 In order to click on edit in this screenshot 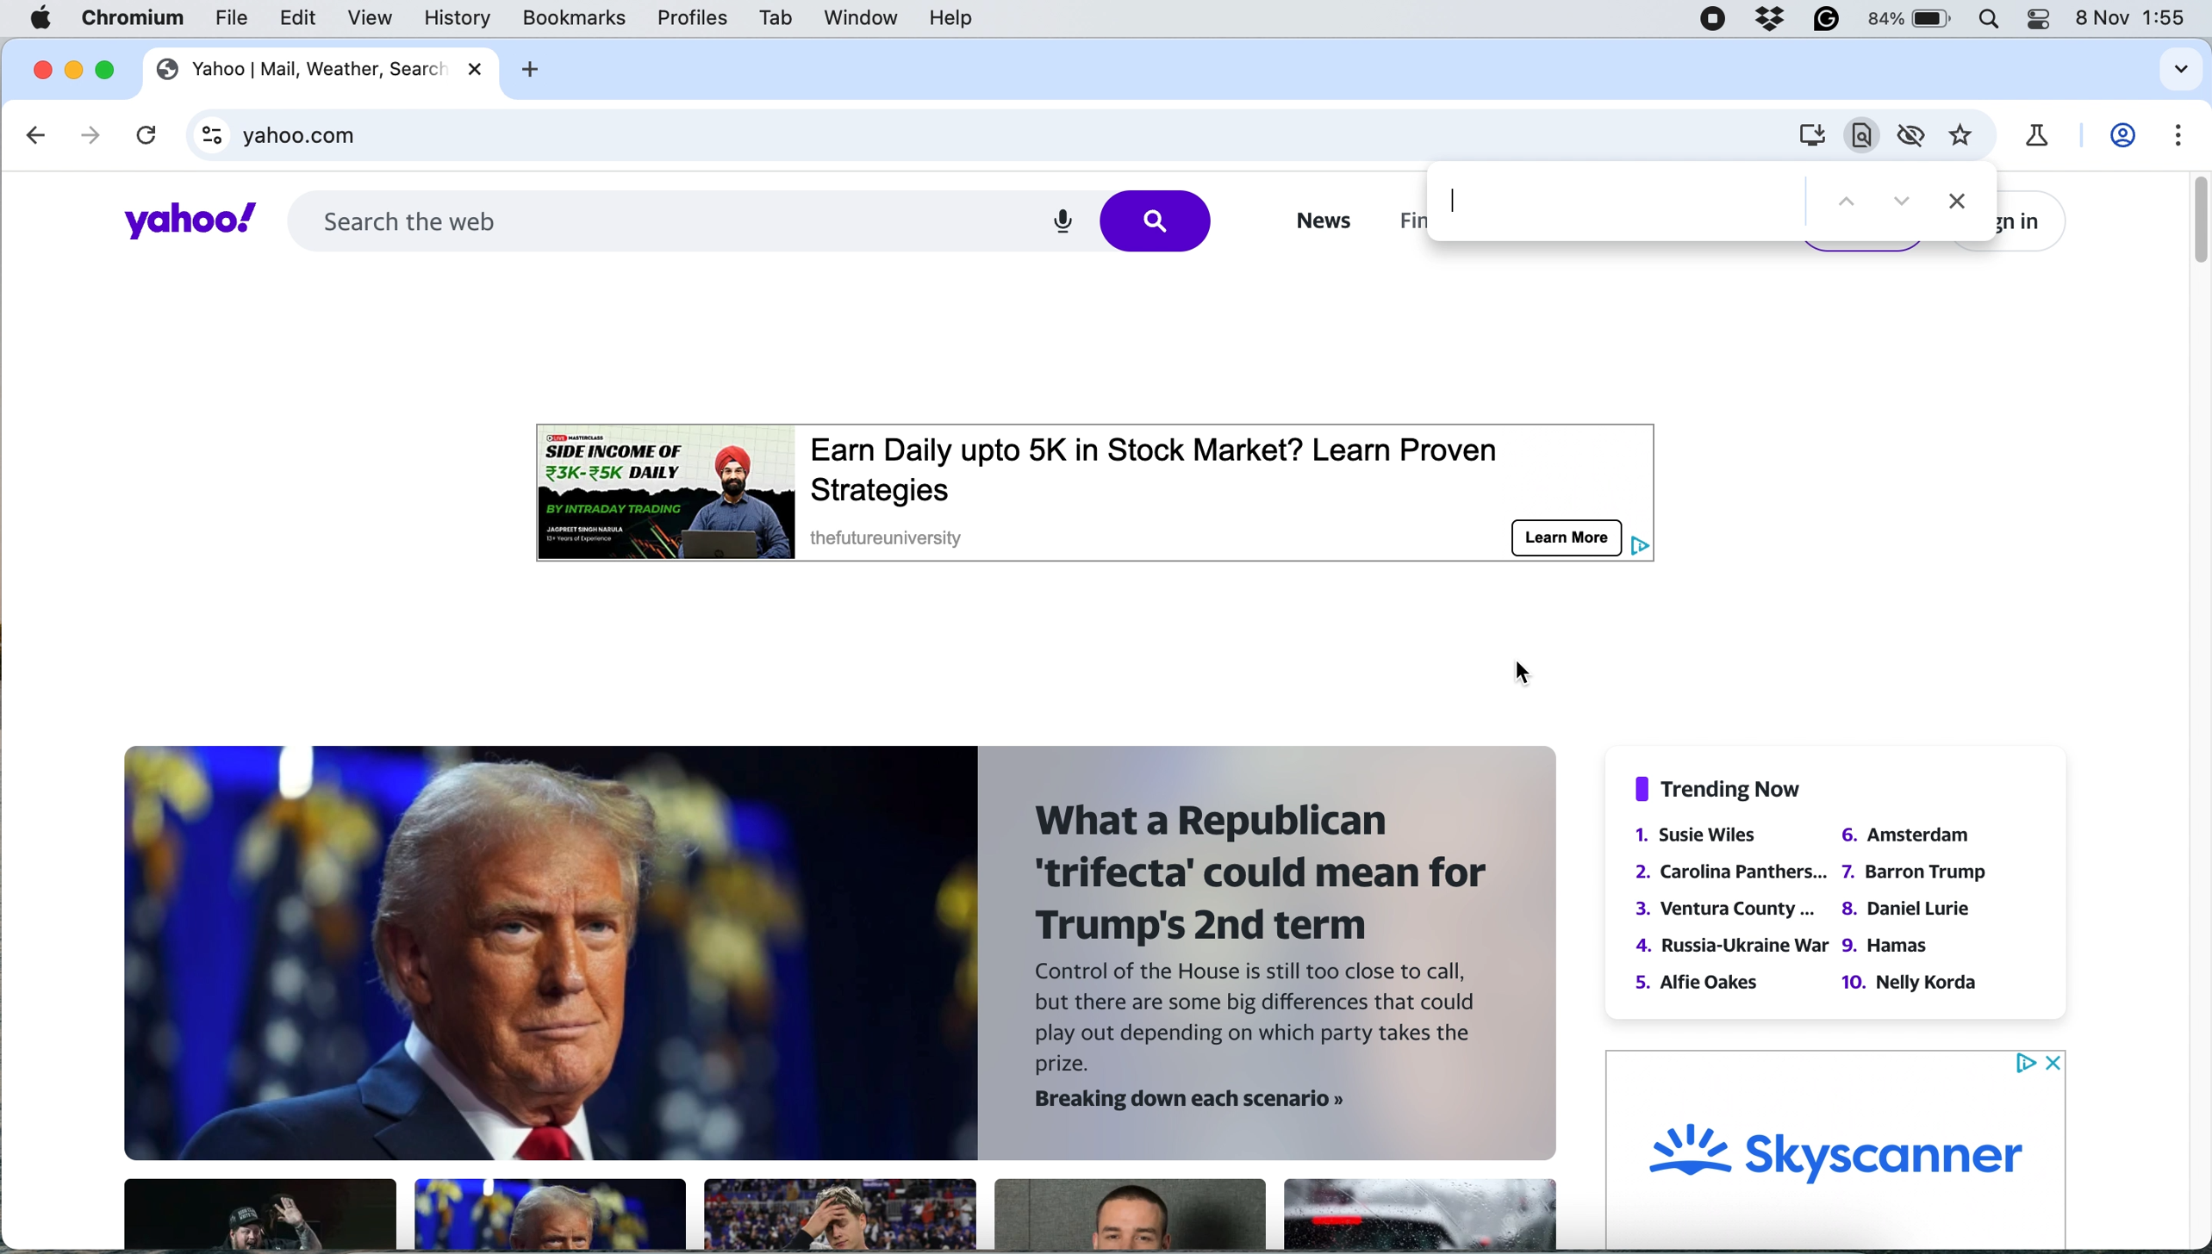, I will do `click(298, 20)`.